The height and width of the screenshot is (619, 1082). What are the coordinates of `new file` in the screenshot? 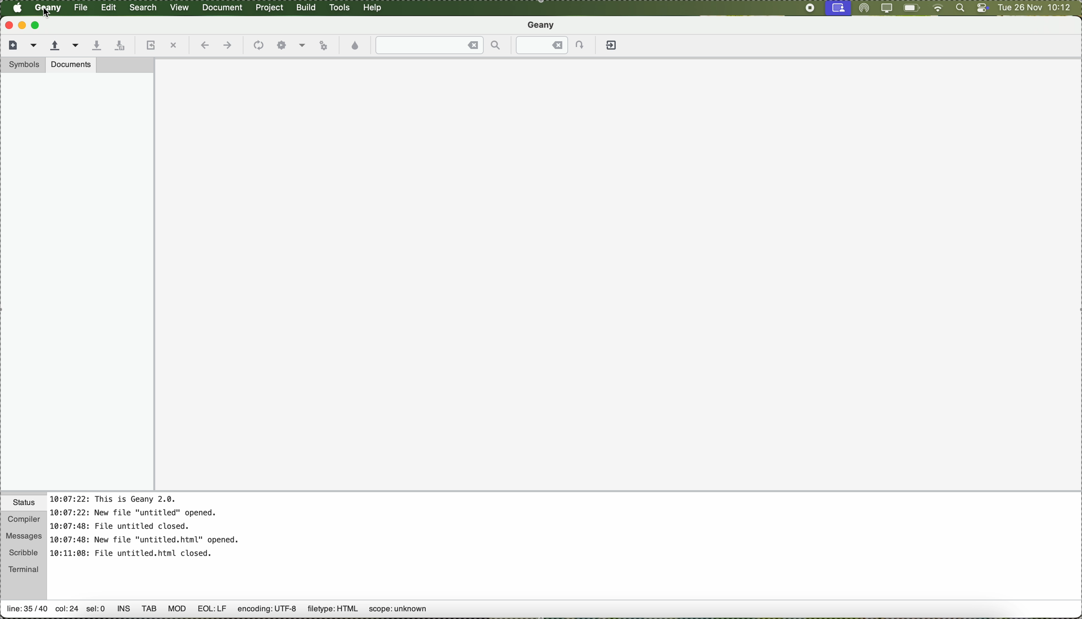 It's located at (13, 47).